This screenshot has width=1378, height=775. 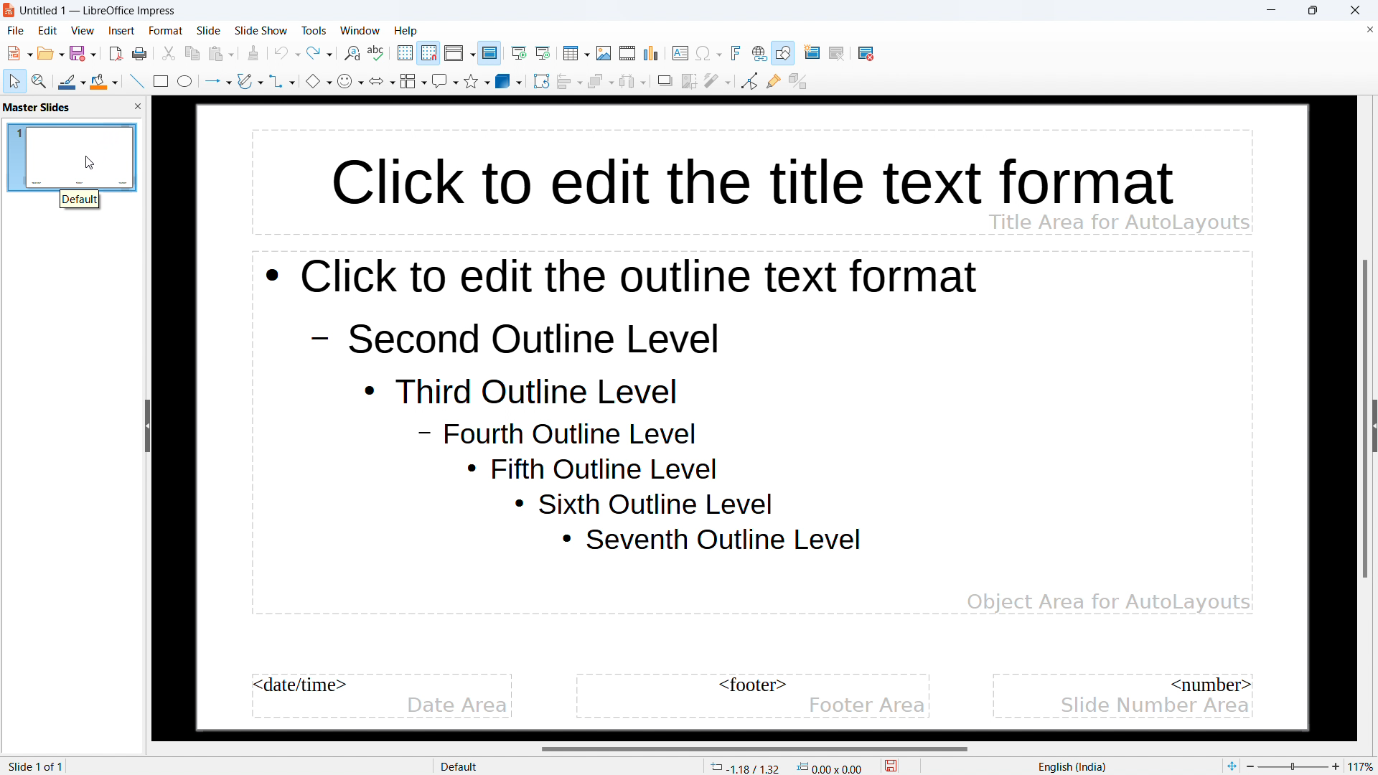 What do you see at coordinates (1231, 766) in the screenshot?
I see `fit to page` at bounding box center [1231, 766].